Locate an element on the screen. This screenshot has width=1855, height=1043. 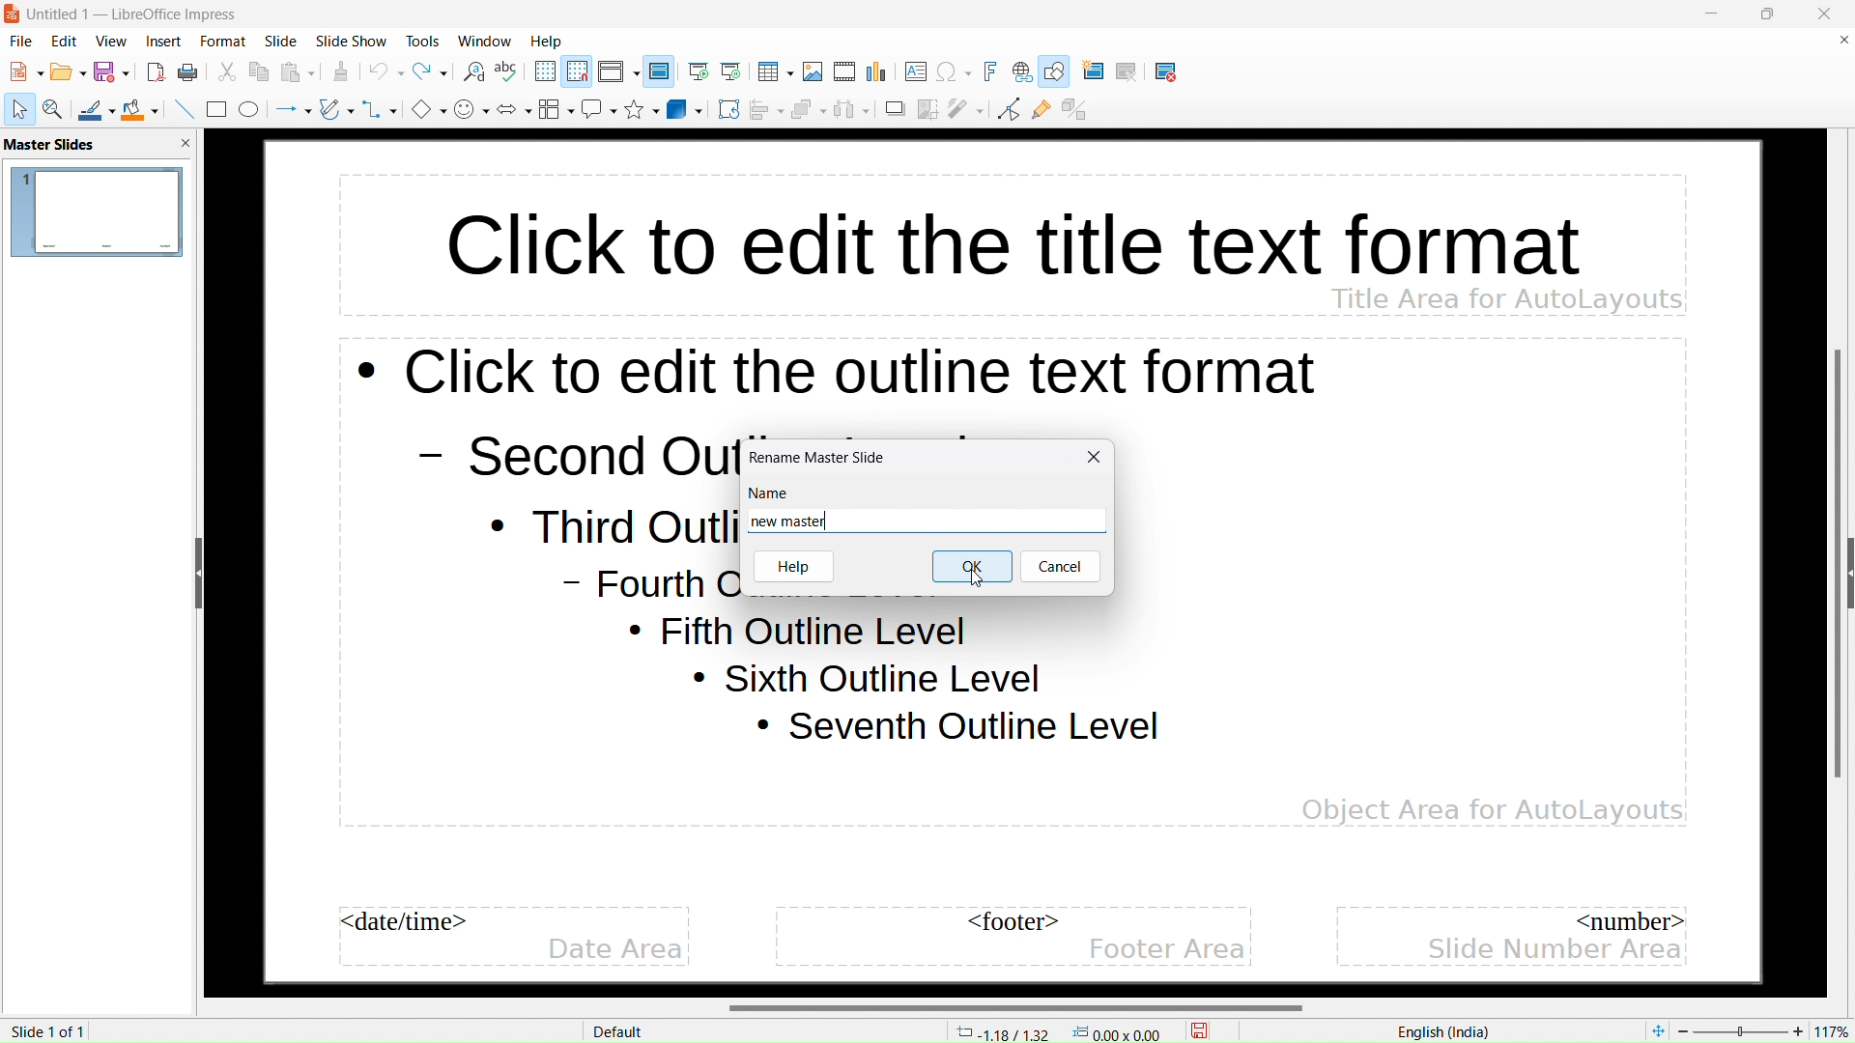
close pane is located at coordinates (185, 143).